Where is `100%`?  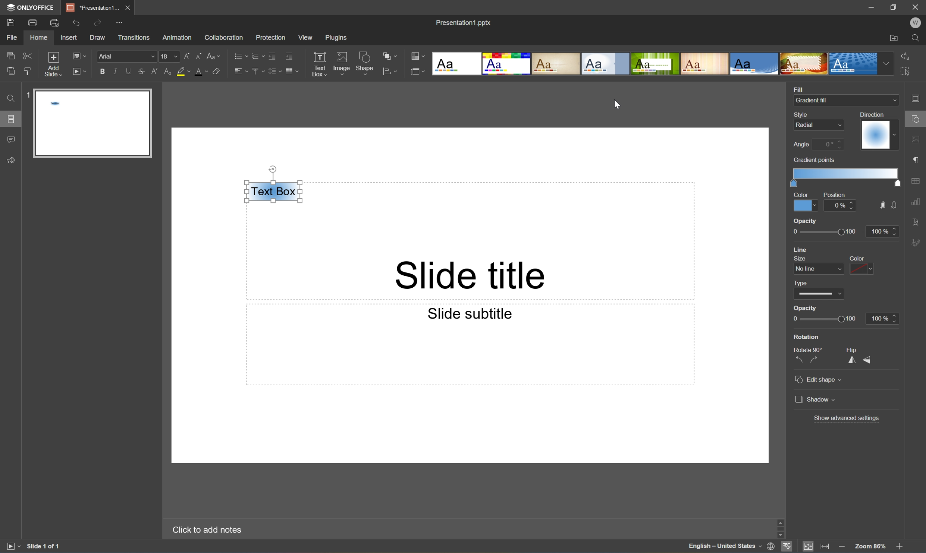 100% is located at coordinates (883, 318).